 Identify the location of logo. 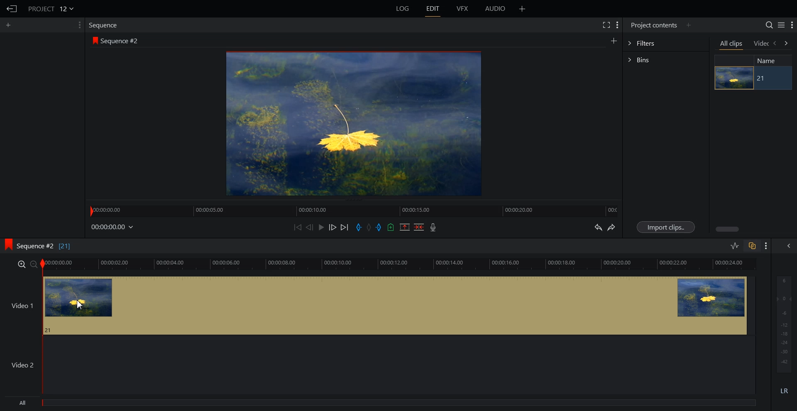
(7, 245).